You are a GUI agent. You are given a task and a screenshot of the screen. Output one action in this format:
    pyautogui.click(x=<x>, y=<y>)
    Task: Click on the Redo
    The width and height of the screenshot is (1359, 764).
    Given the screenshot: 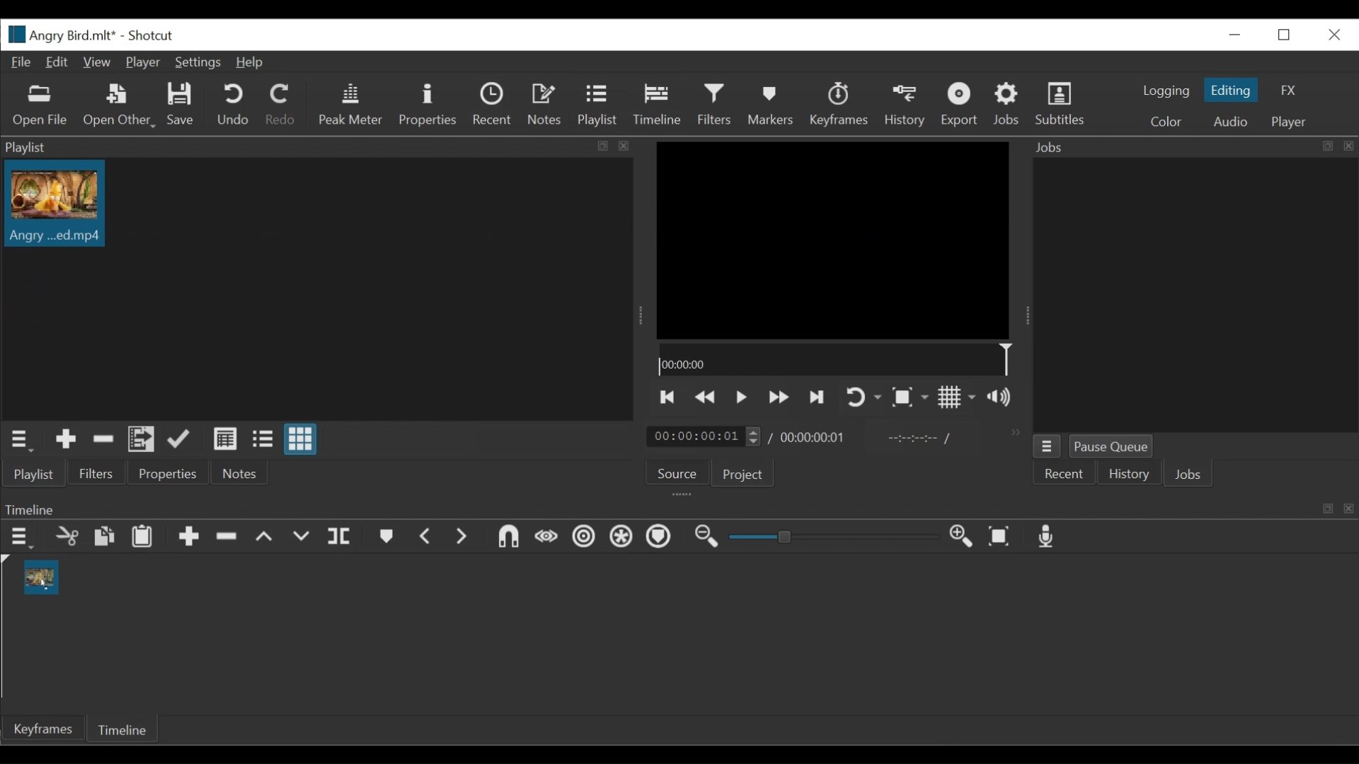 What is the action you would take?
    pyautogui.click(x=281, y=105)
    